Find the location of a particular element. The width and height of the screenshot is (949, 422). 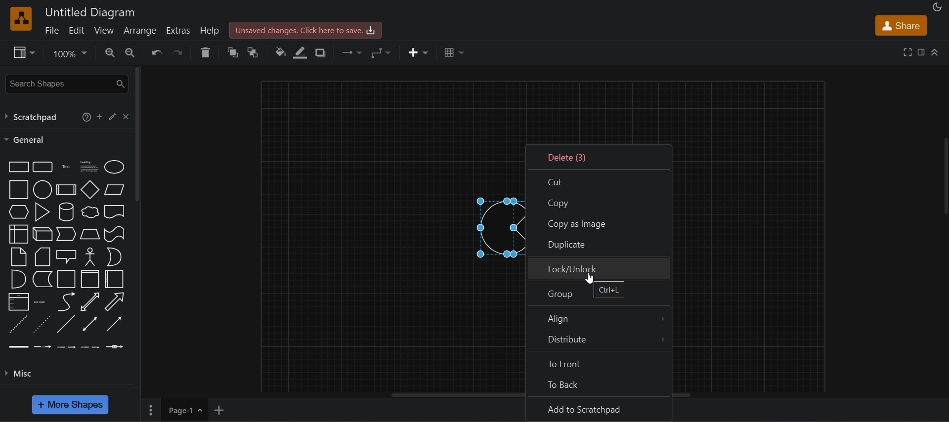

document is located at coordinates (115, 211).